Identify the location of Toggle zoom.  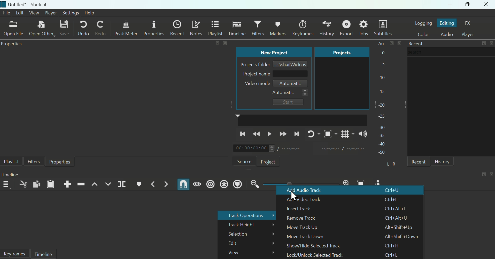
(328, 134).